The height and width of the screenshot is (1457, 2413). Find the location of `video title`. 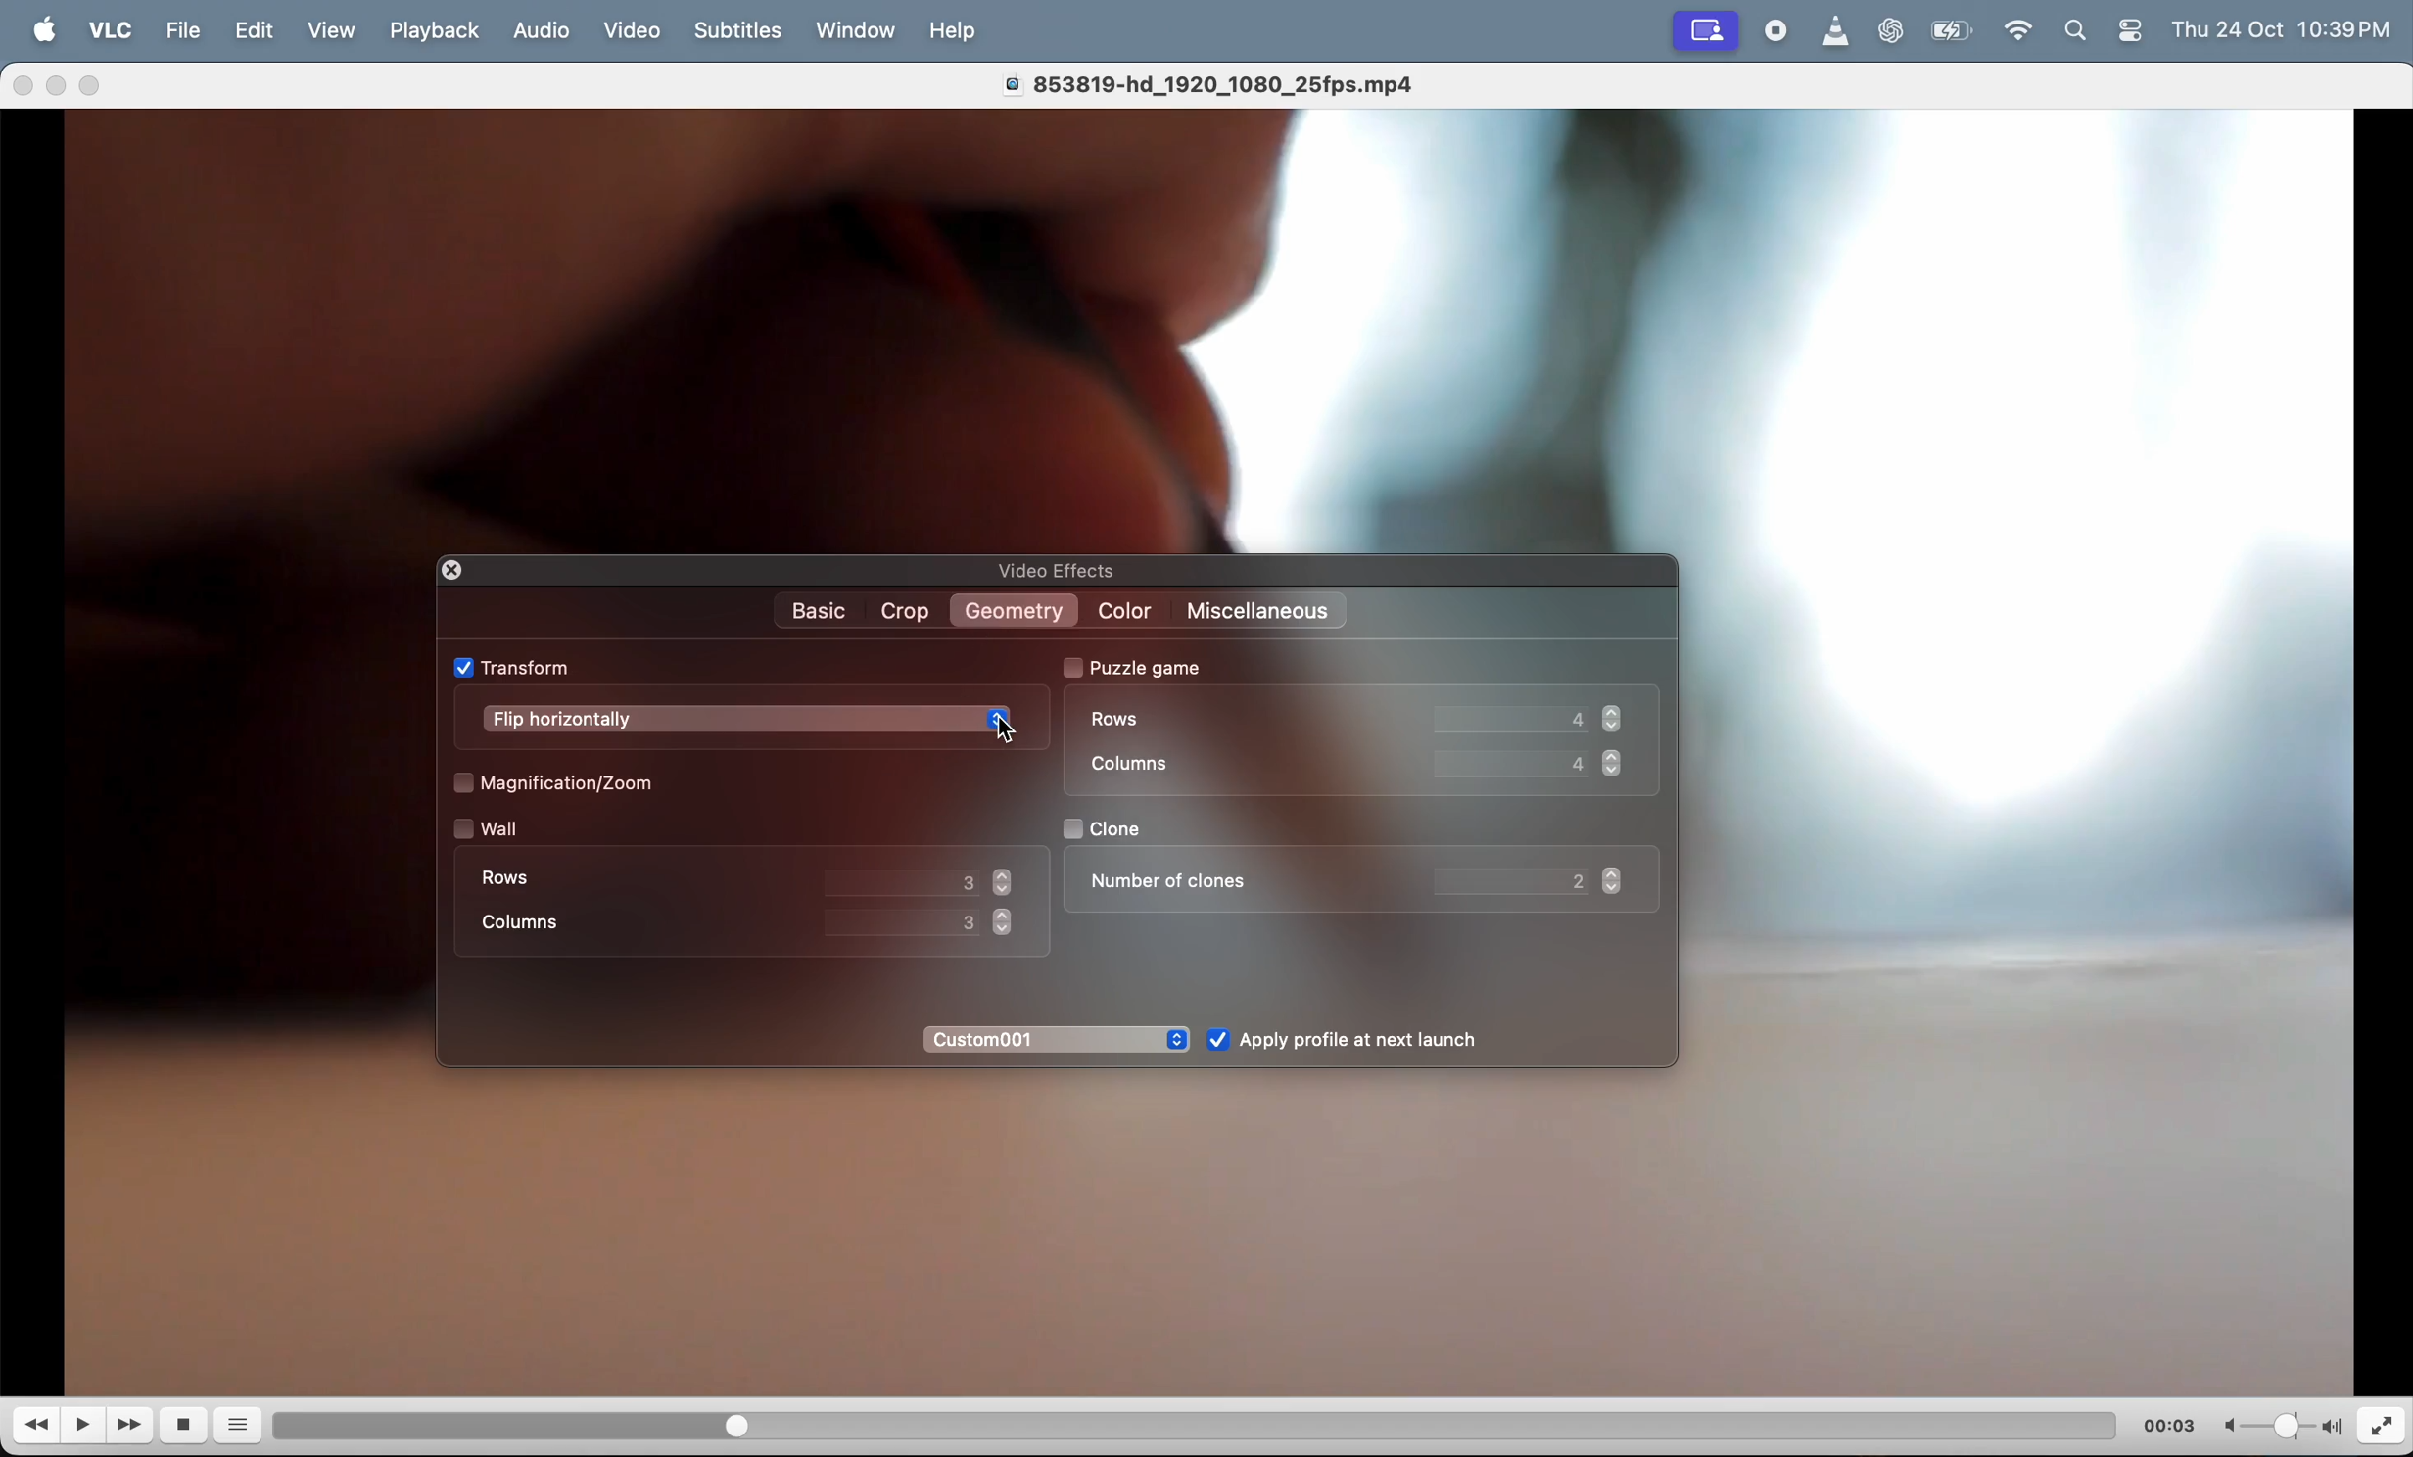

video title is located at coordinates (1226, 81).